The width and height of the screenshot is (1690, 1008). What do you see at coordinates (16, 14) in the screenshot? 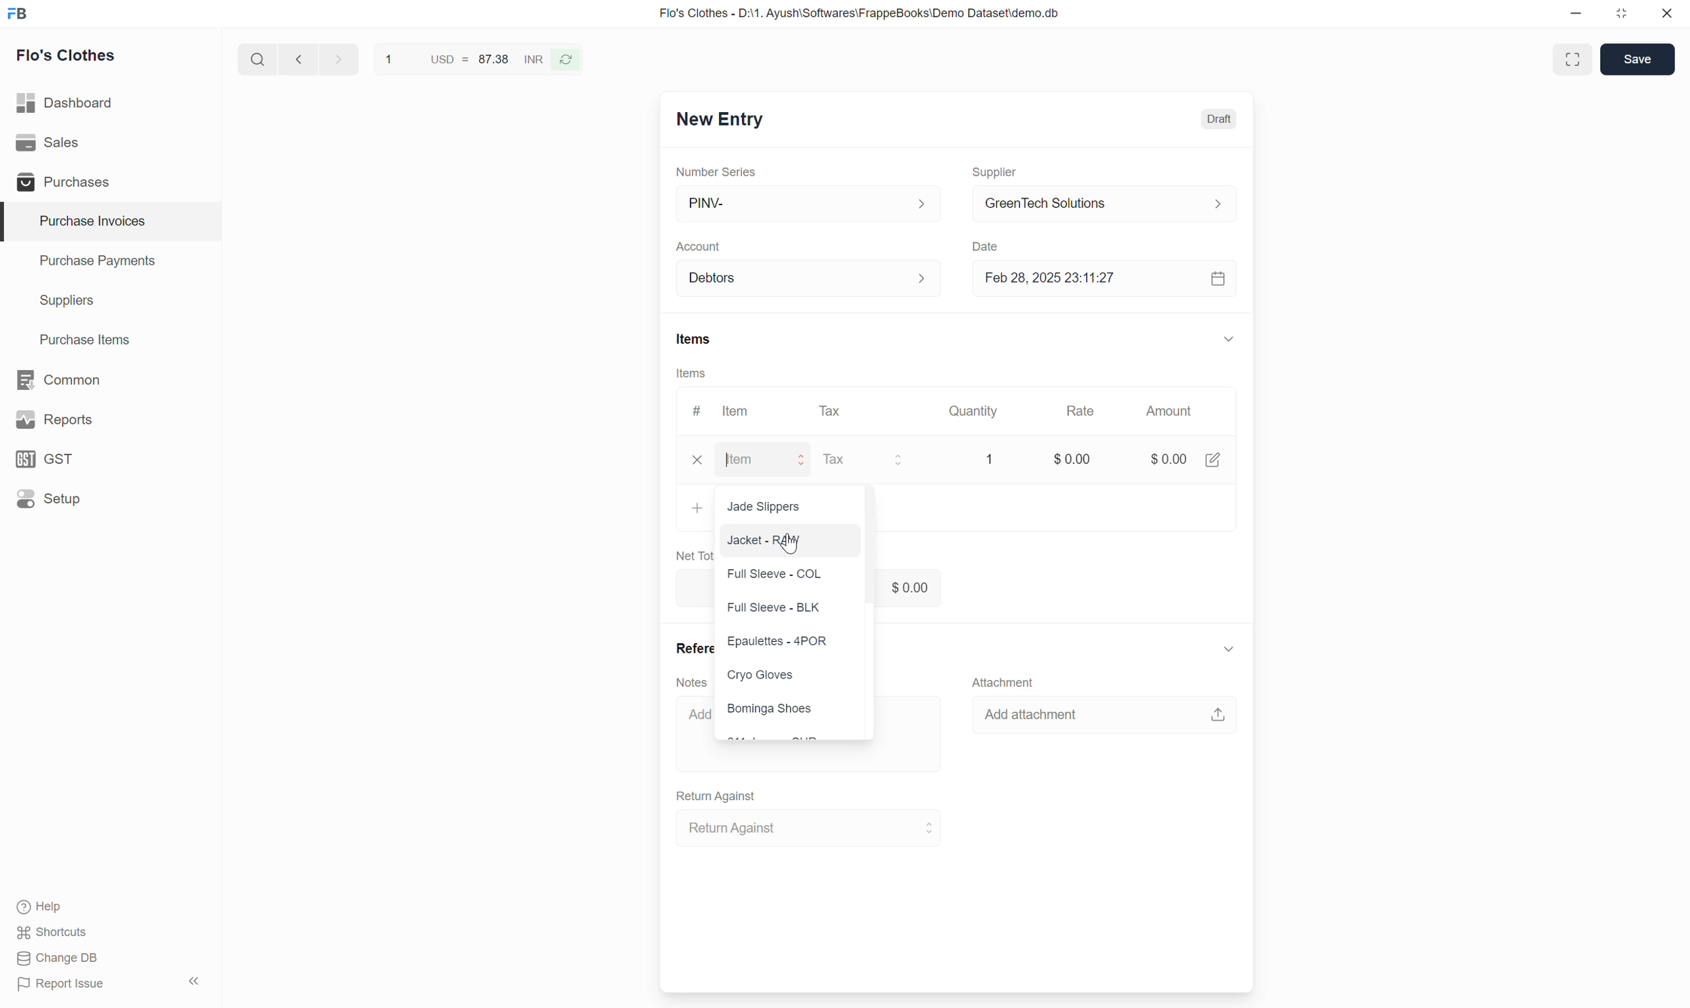
I see `Frappe Books logo` at bounding box center [16, 14].